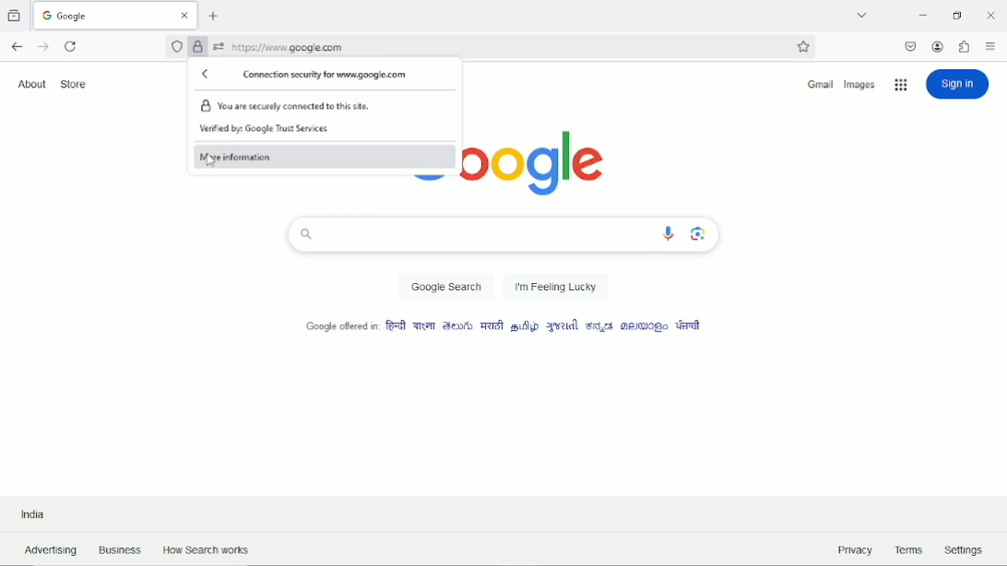 Image resolution: width=1007 pixels, height=566 pixels. Describe the element at coordinates (198, 44) in the screenshot. I see `Verified by Google Trust Services` at that location.